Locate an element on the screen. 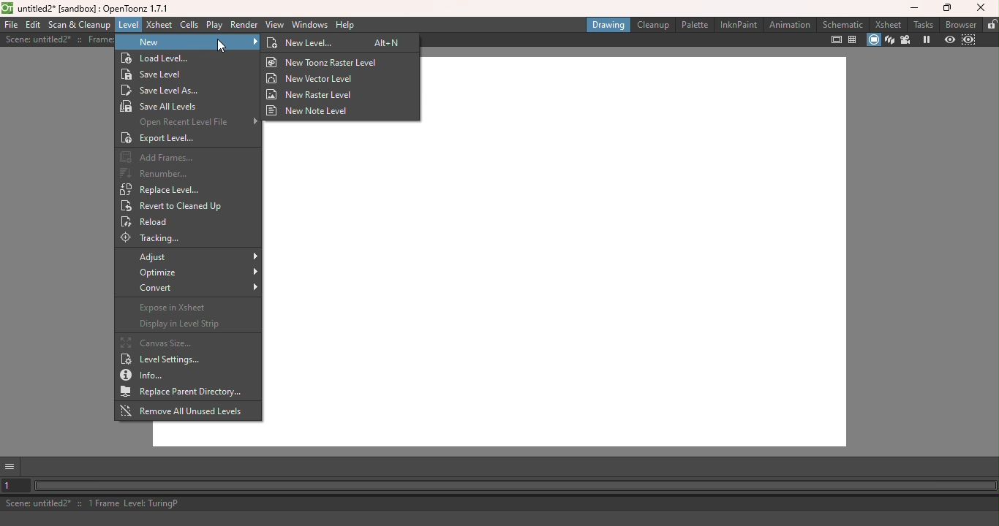 This screenshot has height=526, width=999. Tasks is located at coordinates (924, 24).